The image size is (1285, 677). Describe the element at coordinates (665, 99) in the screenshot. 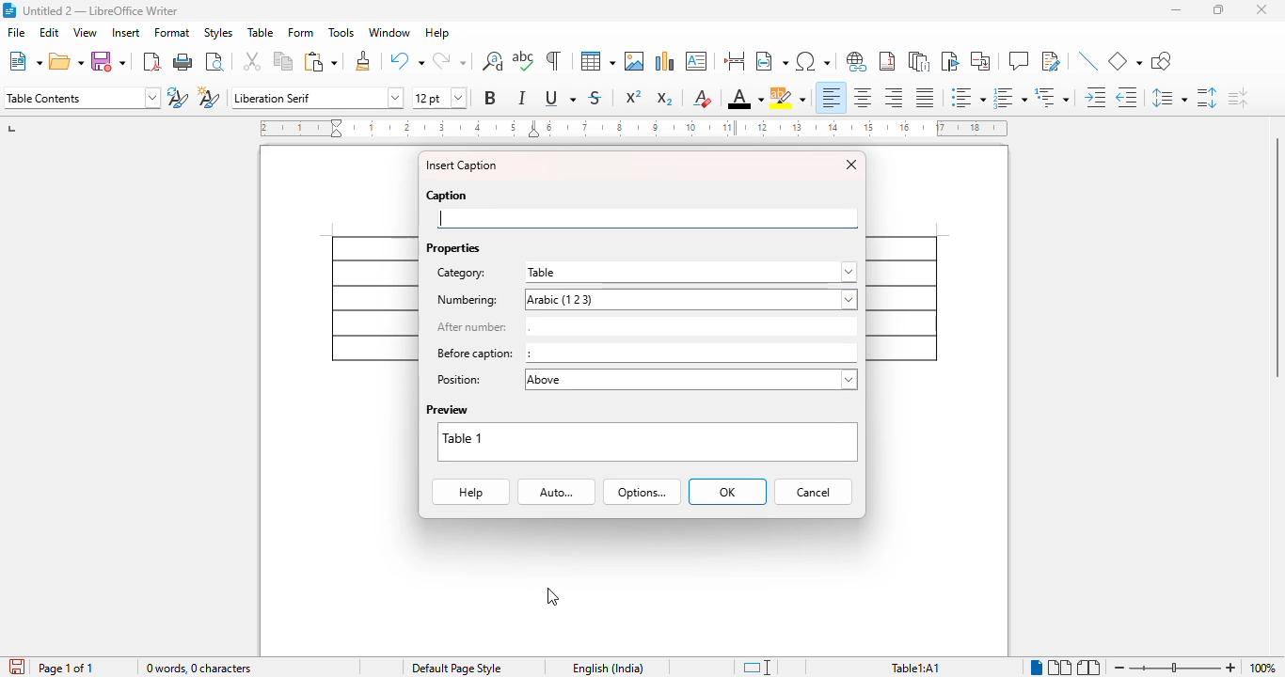

I see `subscript` at that location.